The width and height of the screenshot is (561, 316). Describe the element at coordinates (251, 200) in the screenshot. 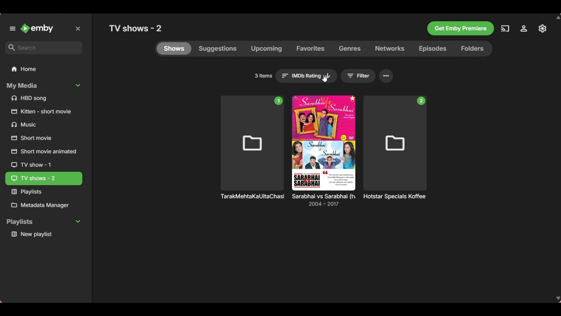

I see `TV shows sorted according to IMDb rating in ascending order` at that location.